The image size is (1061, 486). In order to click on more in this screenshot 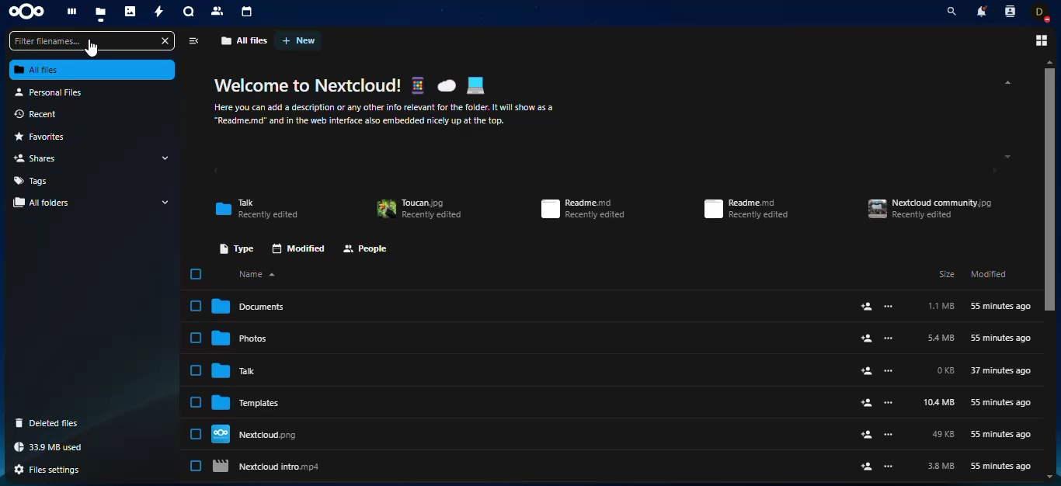, I will do `click(888, 435)`.